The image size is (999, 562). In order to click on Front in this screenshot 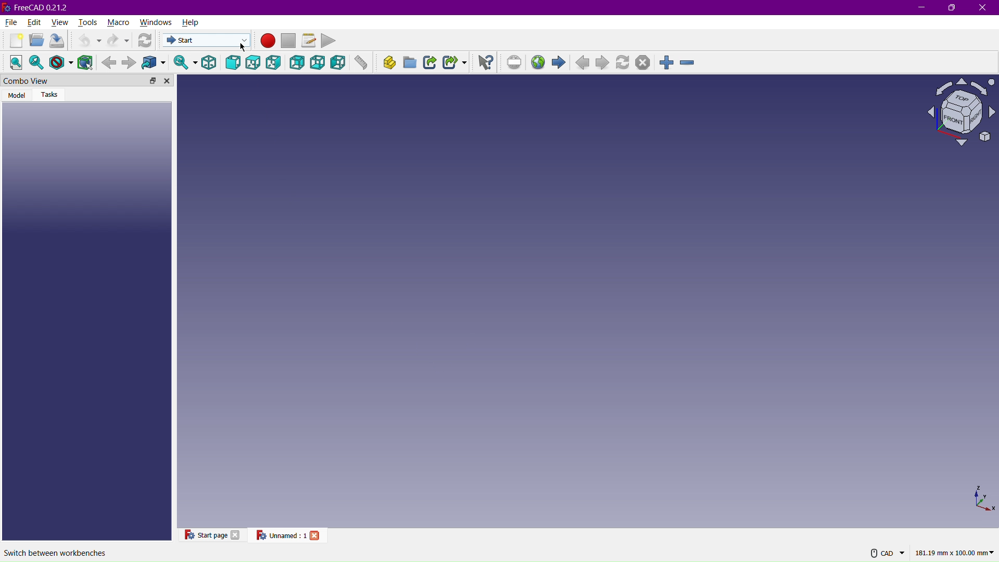, I will do `click(233, 61)`.